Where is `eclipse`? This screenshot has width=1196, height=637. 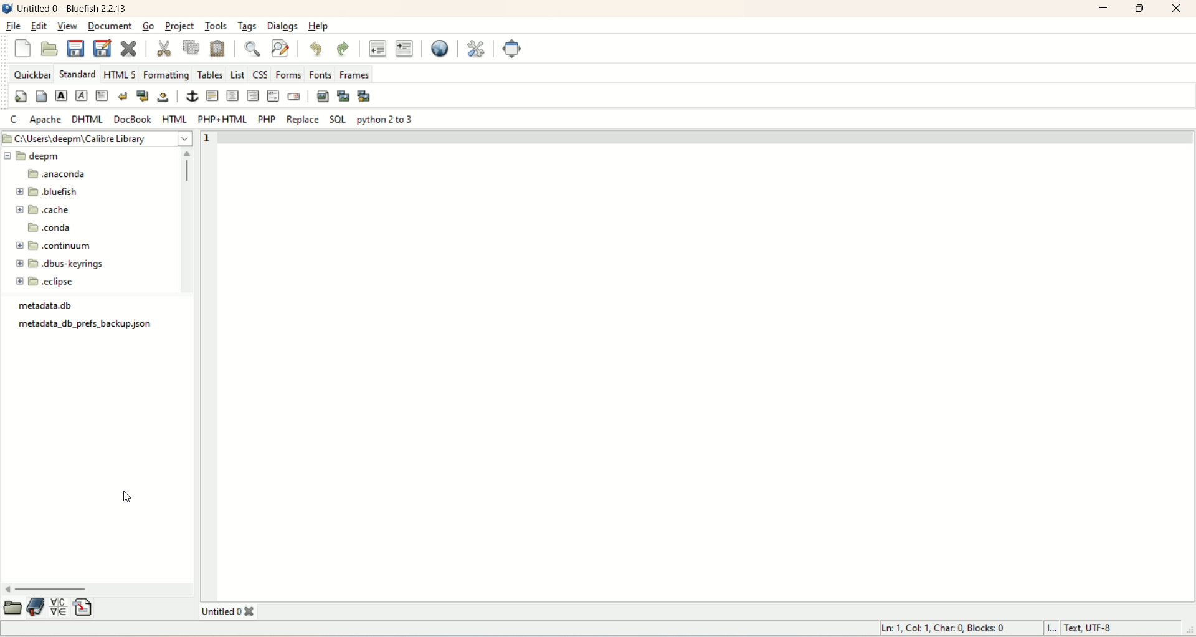 eclipse is located at coordinates (49, 282).